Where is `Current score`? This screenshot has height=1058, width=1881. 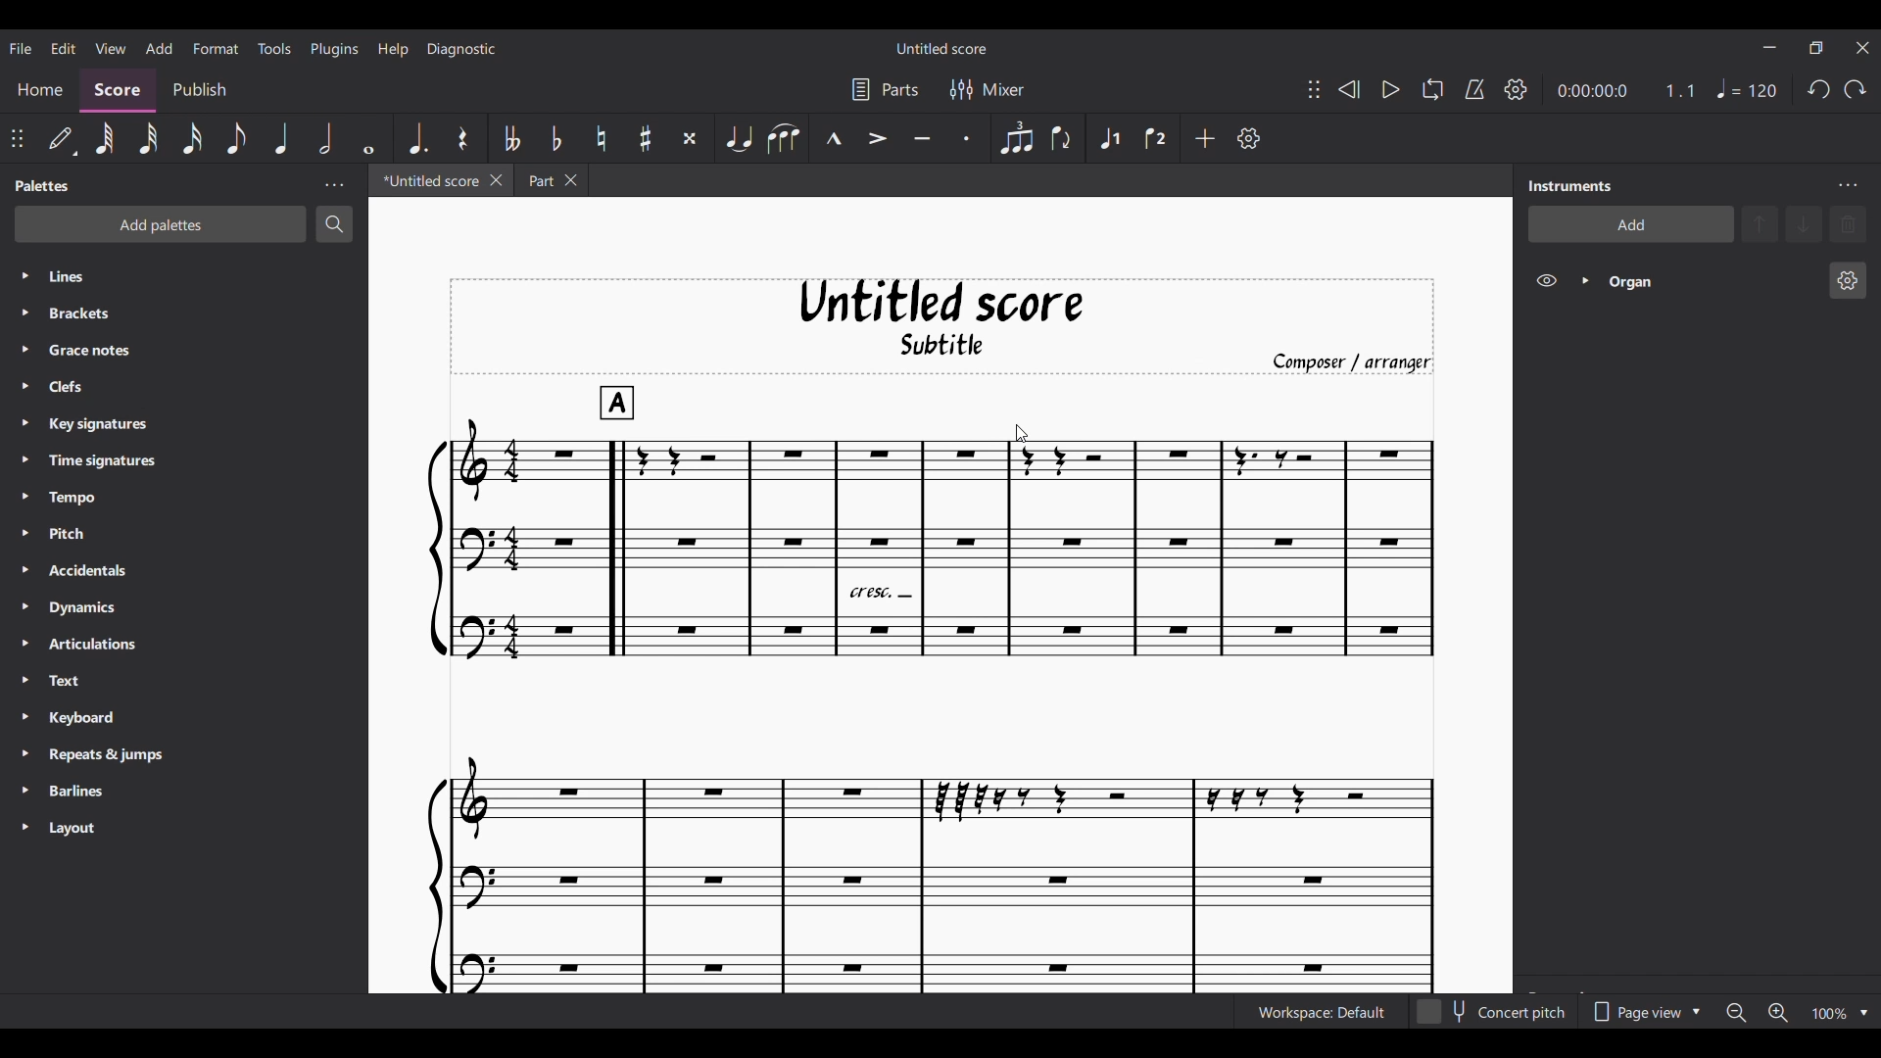
Current score is located at coordinates (930, 689).